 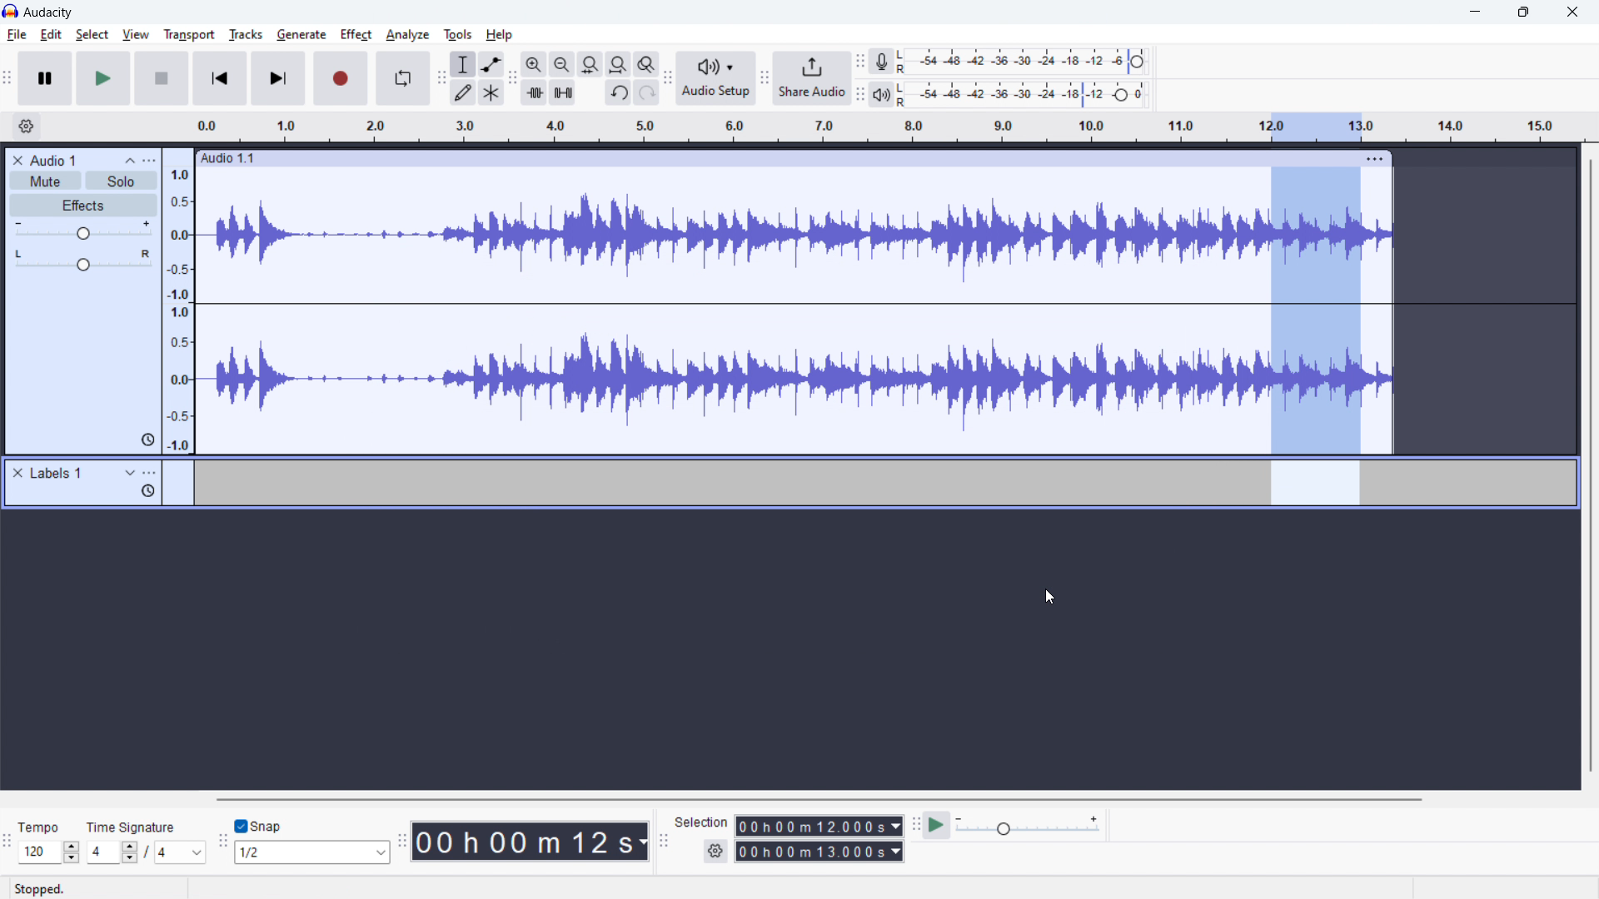 I want to click on history, so click(x=149, y=440).